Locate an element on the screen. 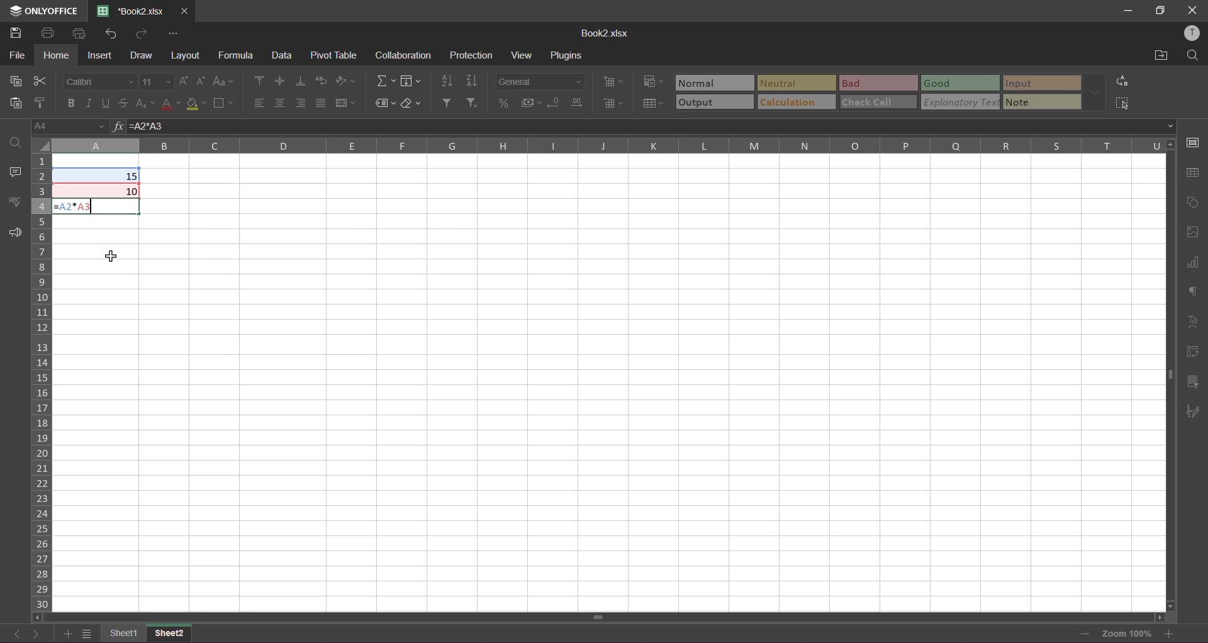 Image resolution: width=1208 pixels, height=643 pixels. Zoom factor is located at coordinates (1126, 632).